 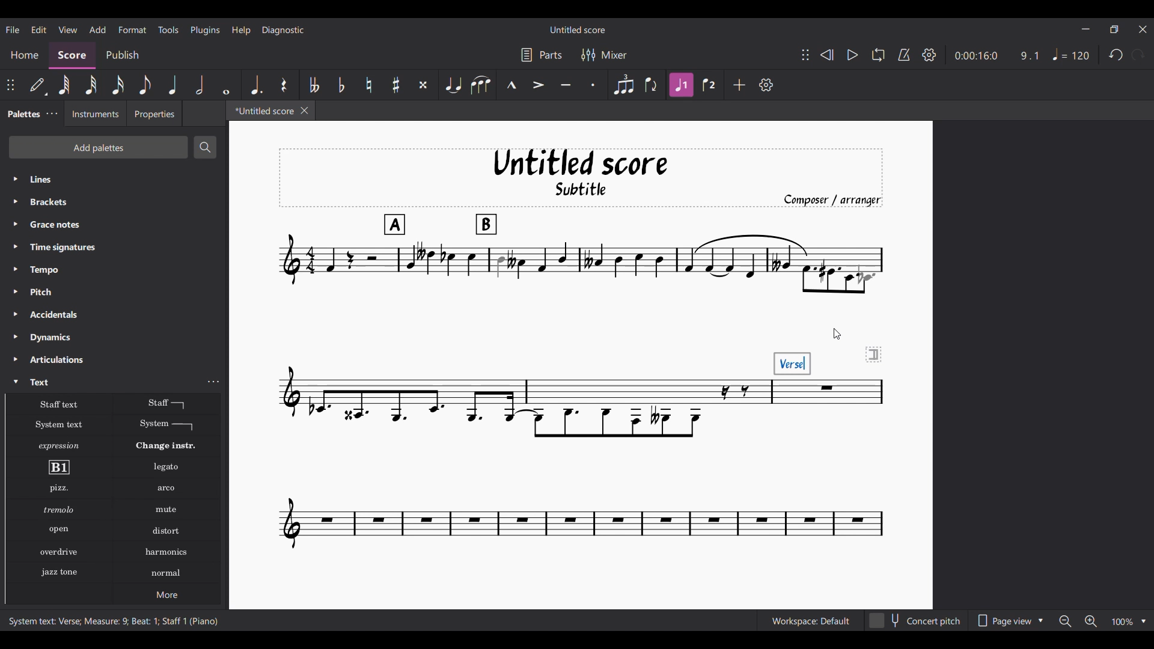 I want to click on Help menu, so click(x=241, y=30).